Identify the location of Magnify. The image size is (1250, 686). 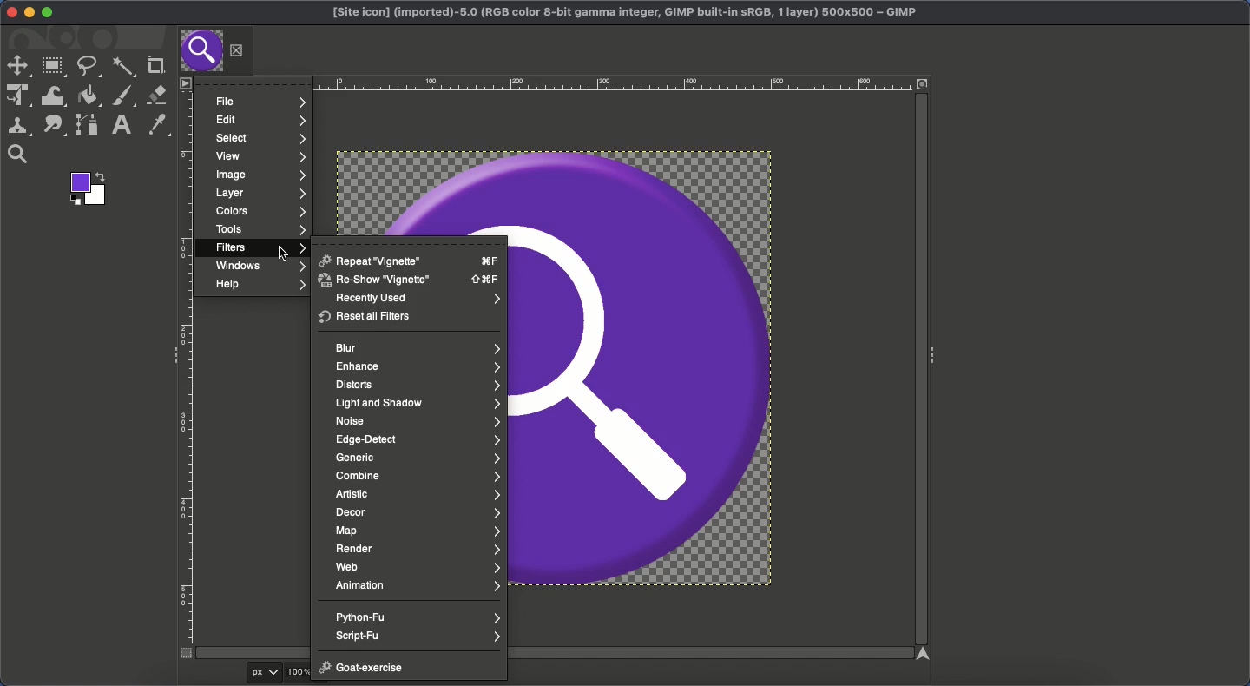
(18, 155).